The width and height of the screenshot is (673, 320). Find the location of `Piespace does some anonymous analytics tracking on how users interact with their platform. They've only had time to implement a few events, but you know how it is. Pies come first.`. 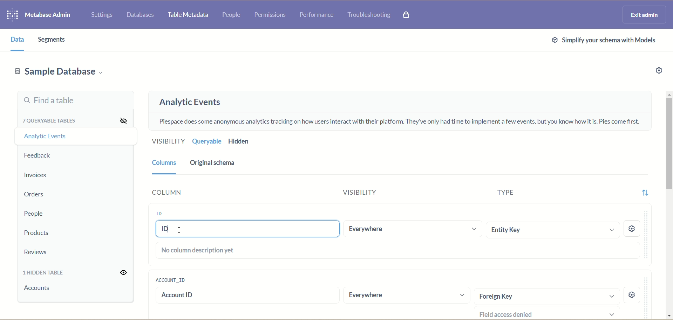

Piespace does some anonymous analytics tracking on how users interact with their platform. They've only had time to implement a few events, but you know how it is. Pies come first. is located at coordinates (400, 122).